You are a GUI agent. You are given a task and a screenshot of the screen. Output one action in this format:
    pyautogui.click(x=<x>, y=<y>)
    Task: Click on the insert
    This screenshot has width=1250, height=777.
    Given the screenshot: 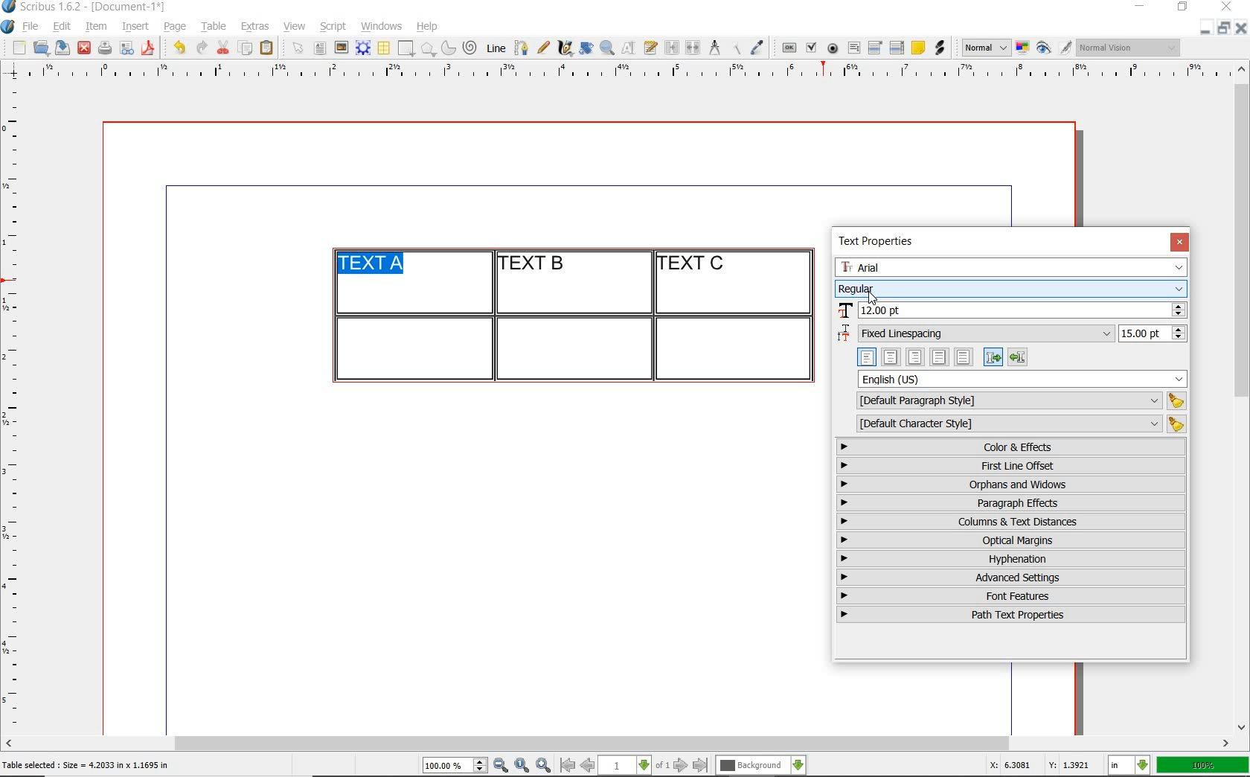 What is the action you would take?
    pyautogui.click(x=135, y=27)
    